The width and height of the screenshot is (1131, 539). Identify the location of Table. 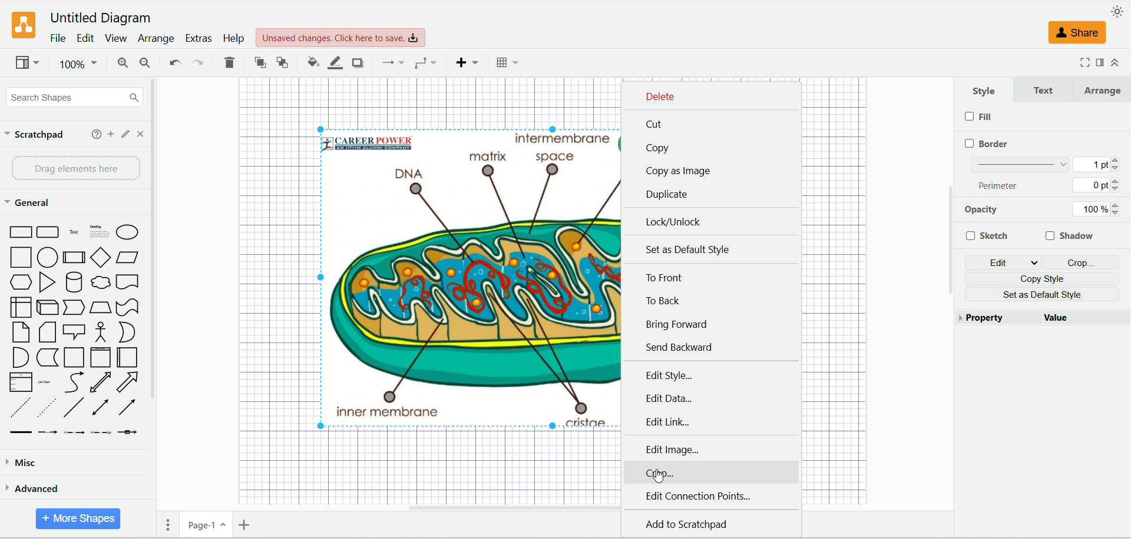
(505, 63).